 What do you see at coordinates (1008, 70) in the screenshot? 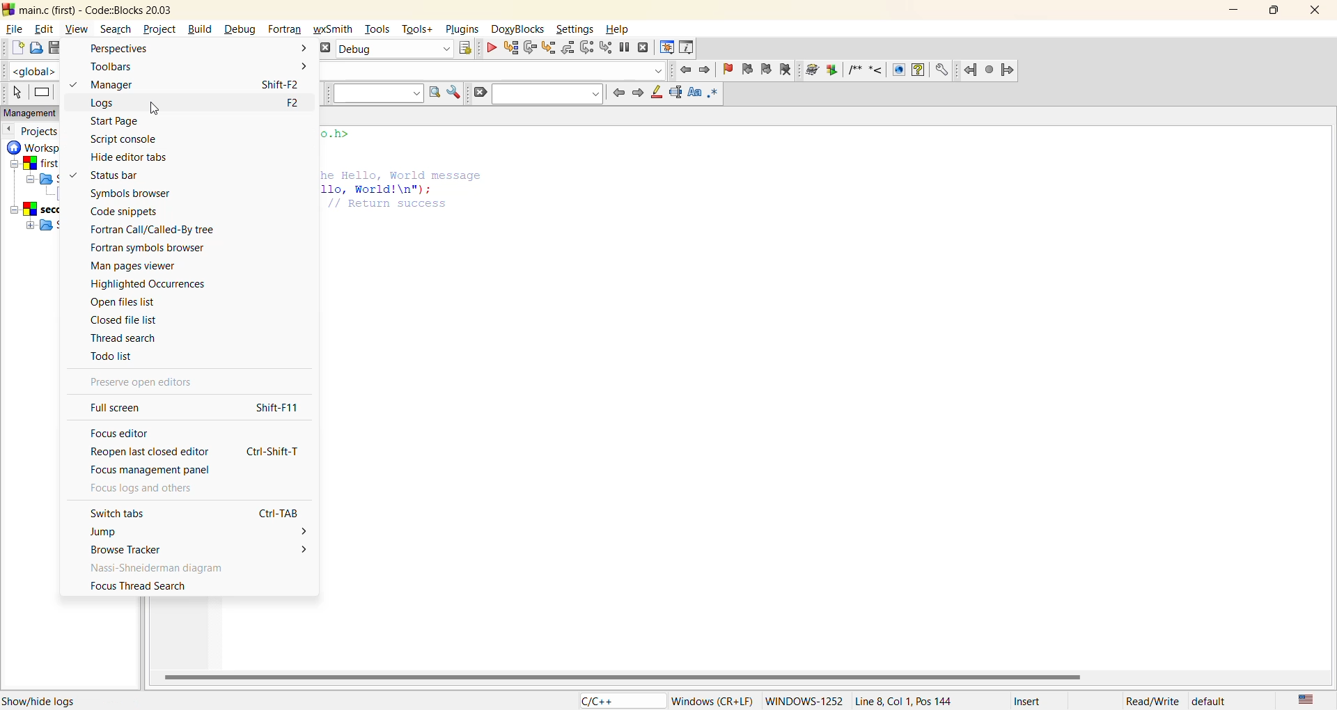
I see `Jump forward` at bounding box center [1008, 70].